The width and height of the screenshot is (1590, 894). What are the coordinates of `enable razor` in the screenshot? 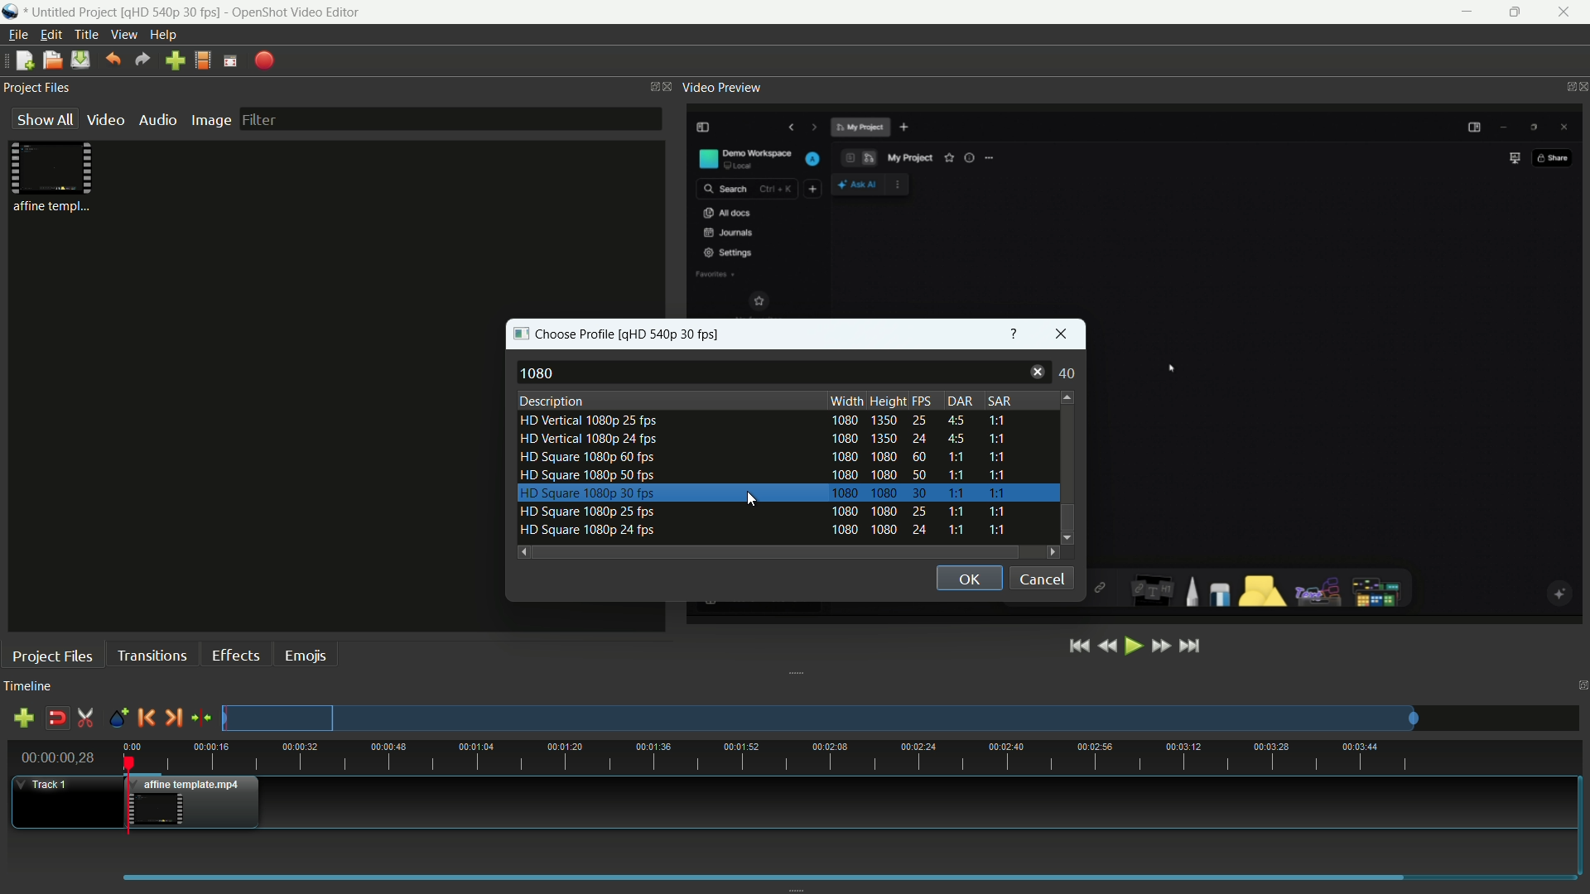 It's located at (86, 718).